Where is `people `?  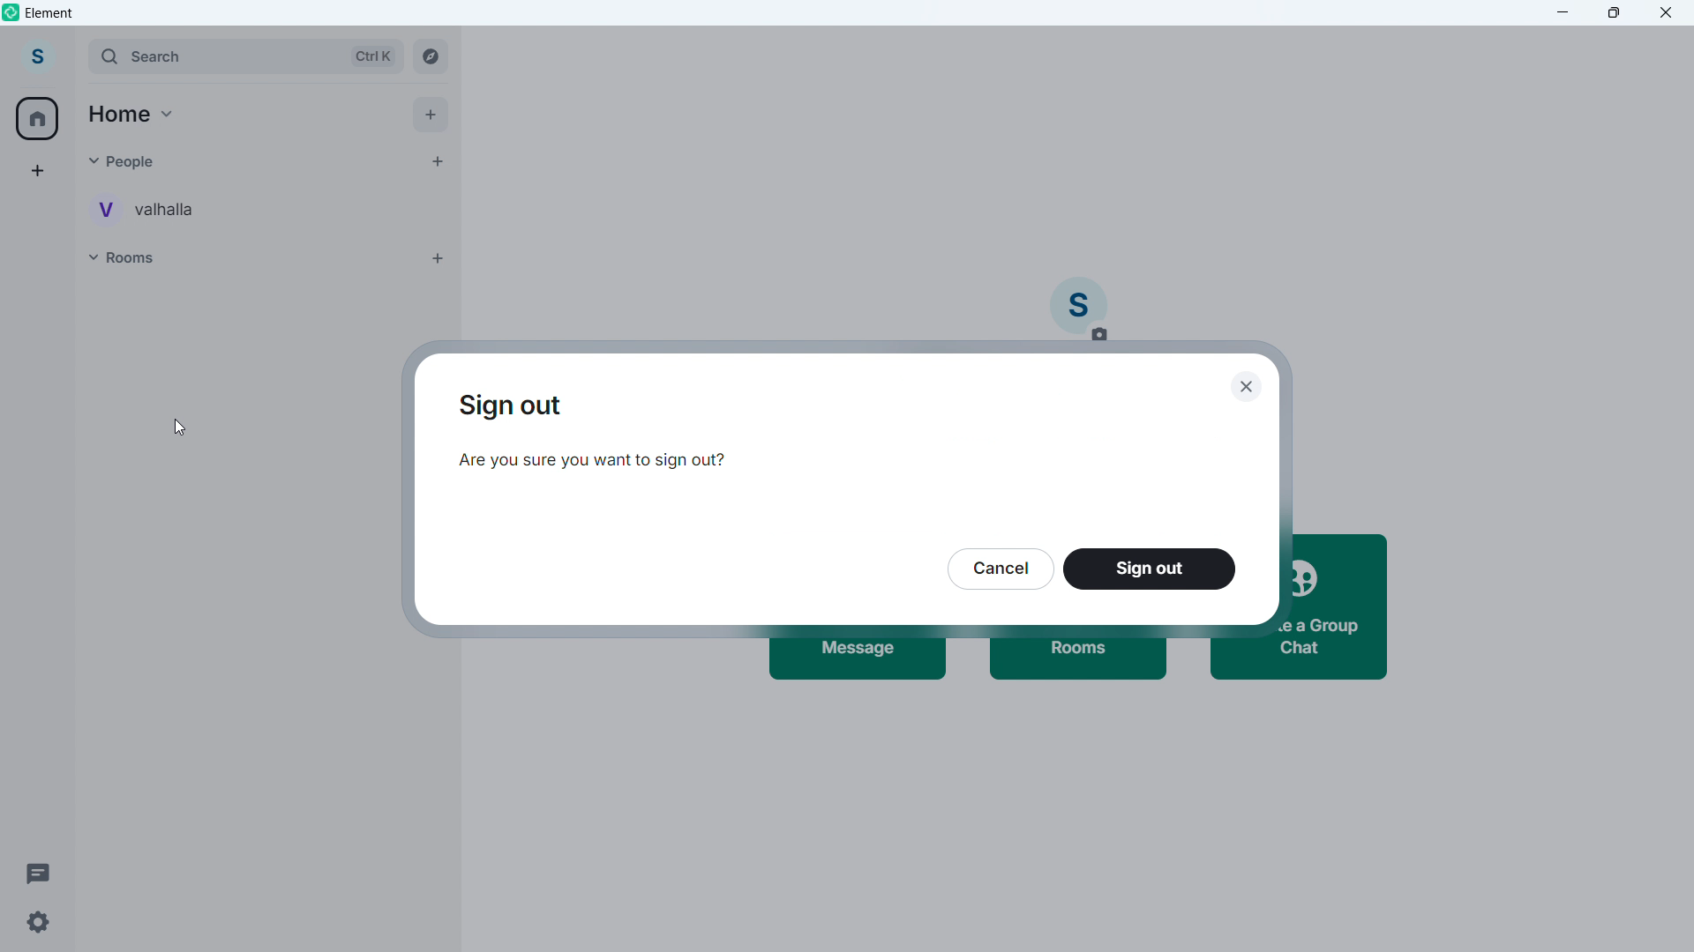 people  is located at coordinates (241, 162).